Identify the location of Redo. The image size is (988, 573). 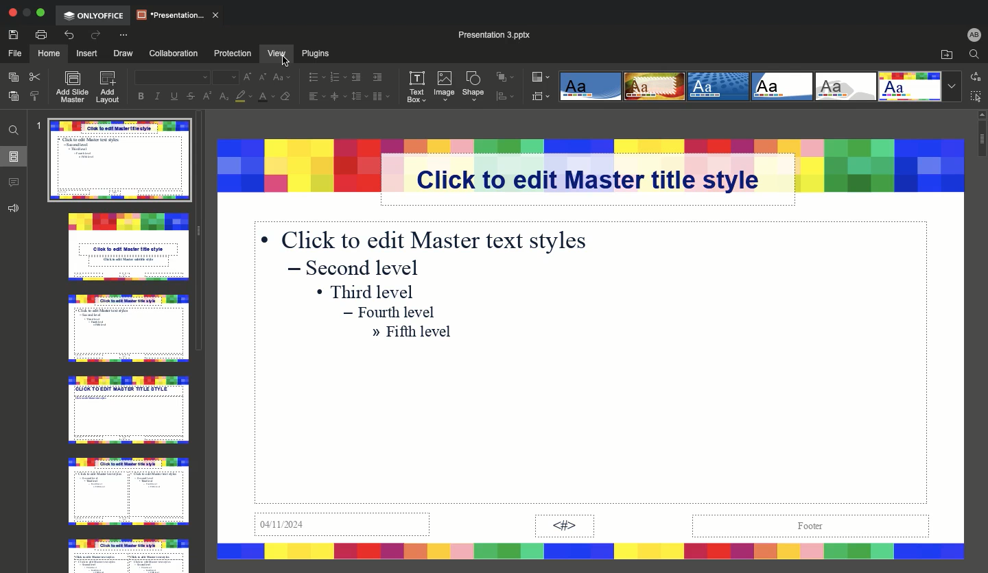
(94, 36).